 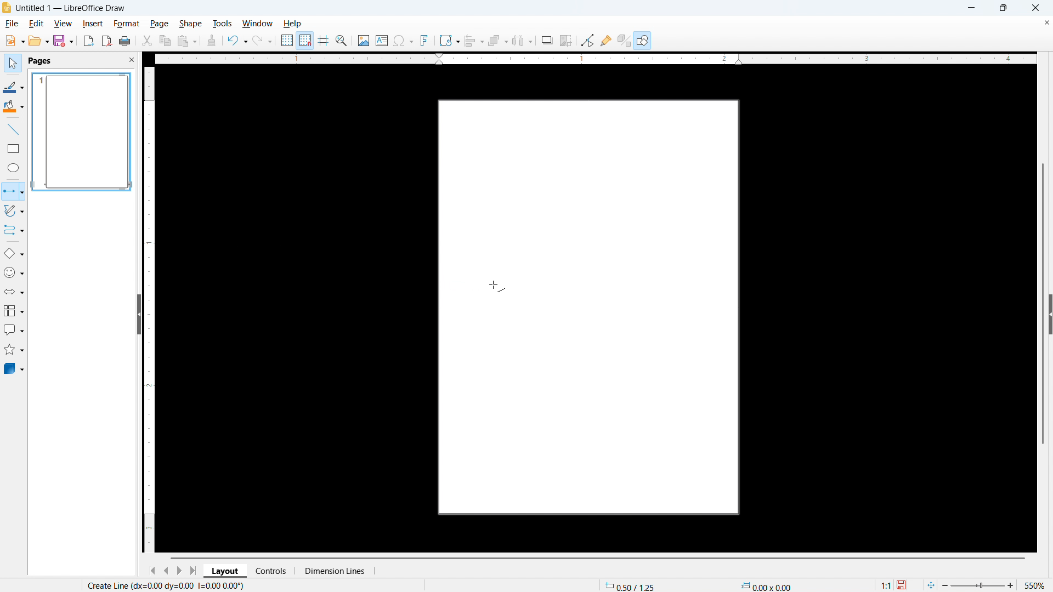 I want to click on Maximise , so click(x=1004, y=8).